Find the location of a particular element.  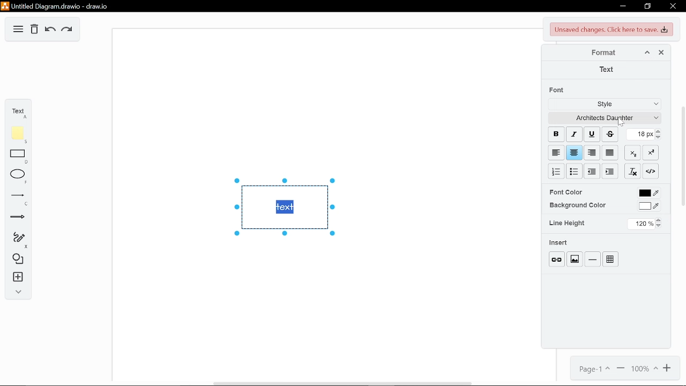

align left is located at coordinates (555, 152).